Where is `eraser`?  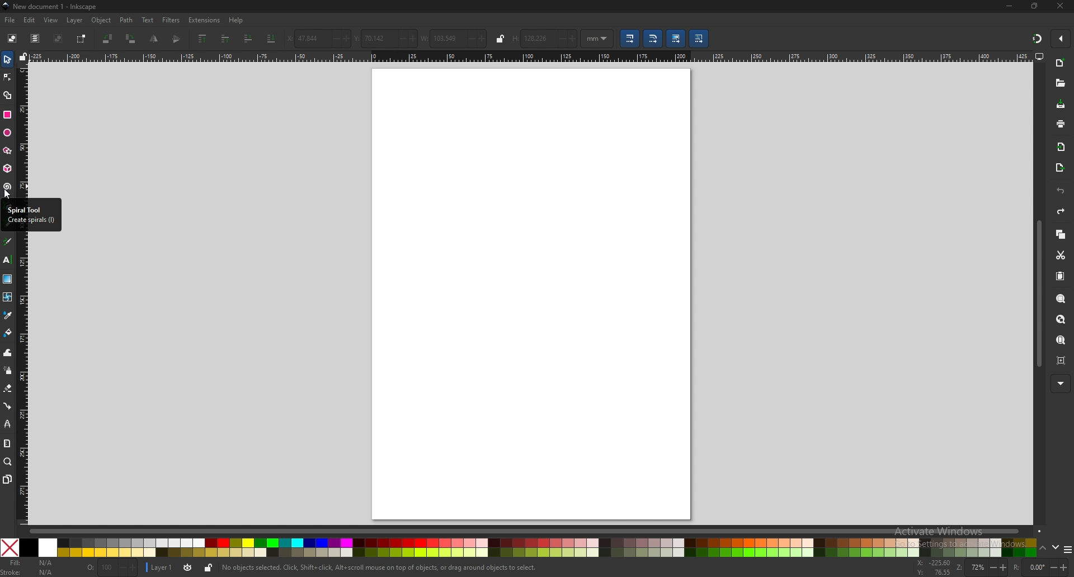
eraser is located at coordinates (8, 389).